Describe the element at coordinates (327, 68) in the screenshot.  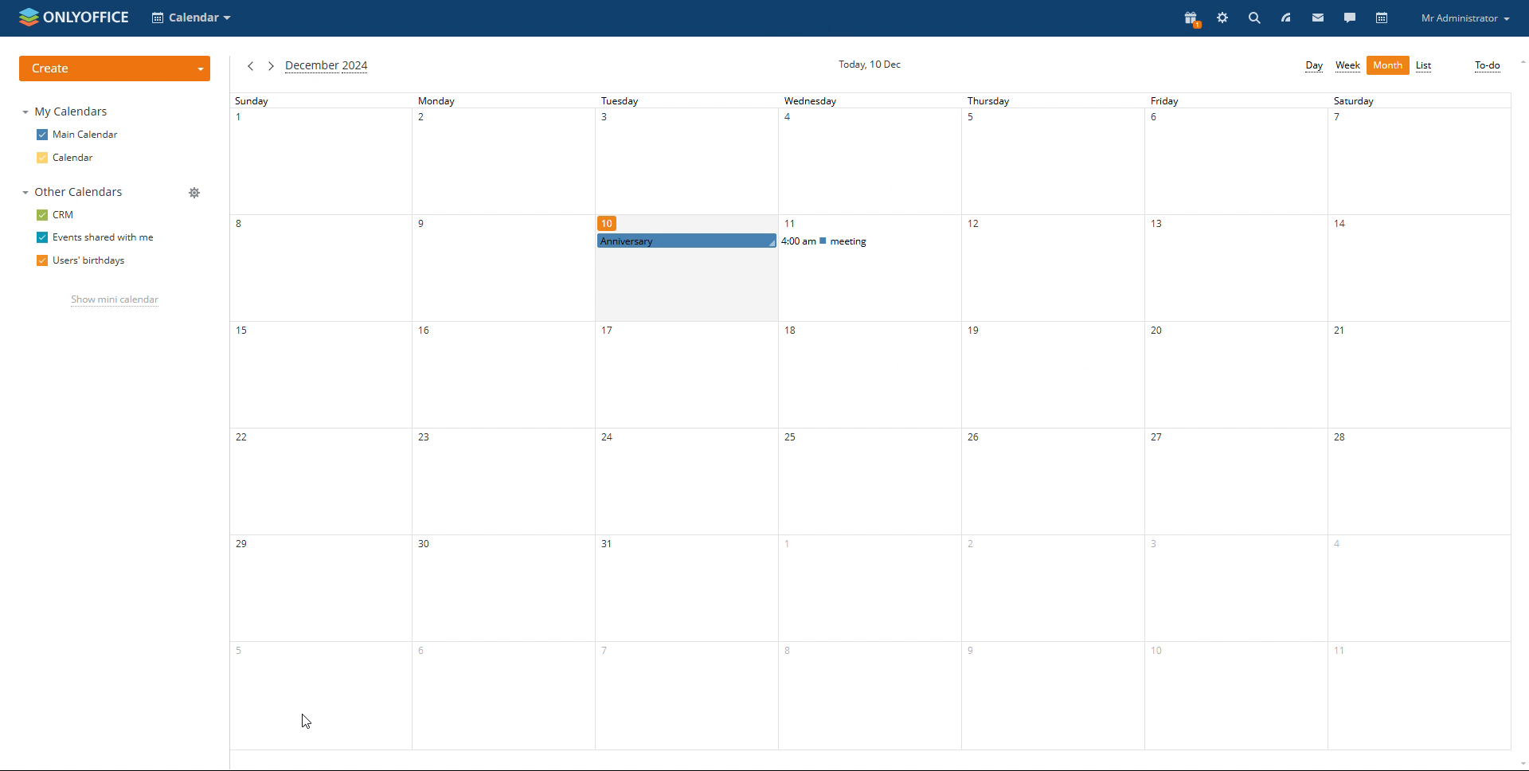
I see `current month` at that location.